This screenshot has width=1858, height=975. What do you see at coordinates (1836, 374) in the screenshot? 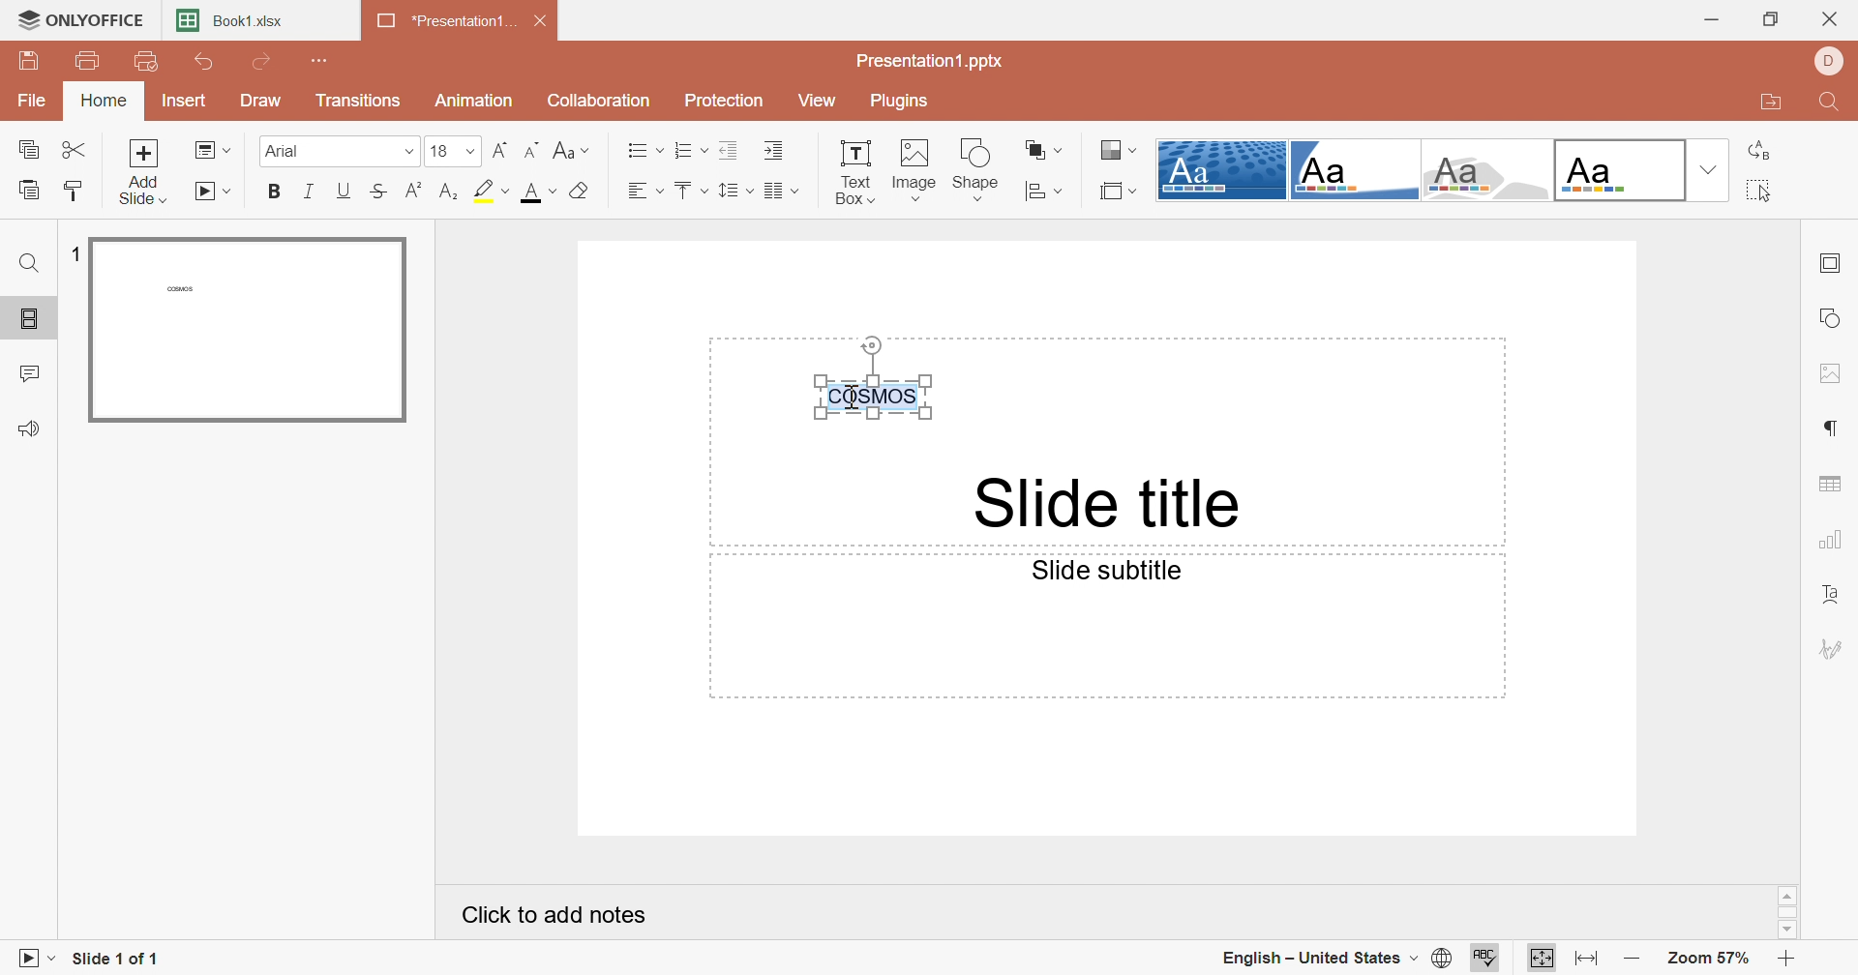
I see `Image settings` at bounding box center [1836, 374].